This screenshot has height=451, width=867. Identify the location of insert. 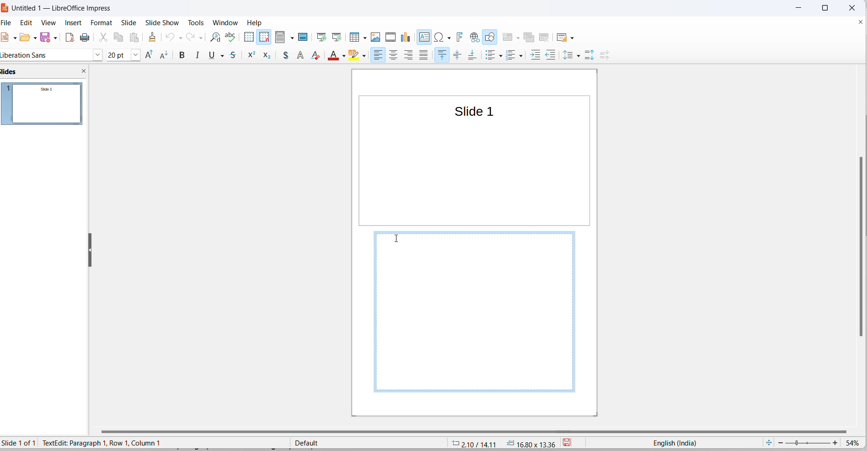
(75, 23).